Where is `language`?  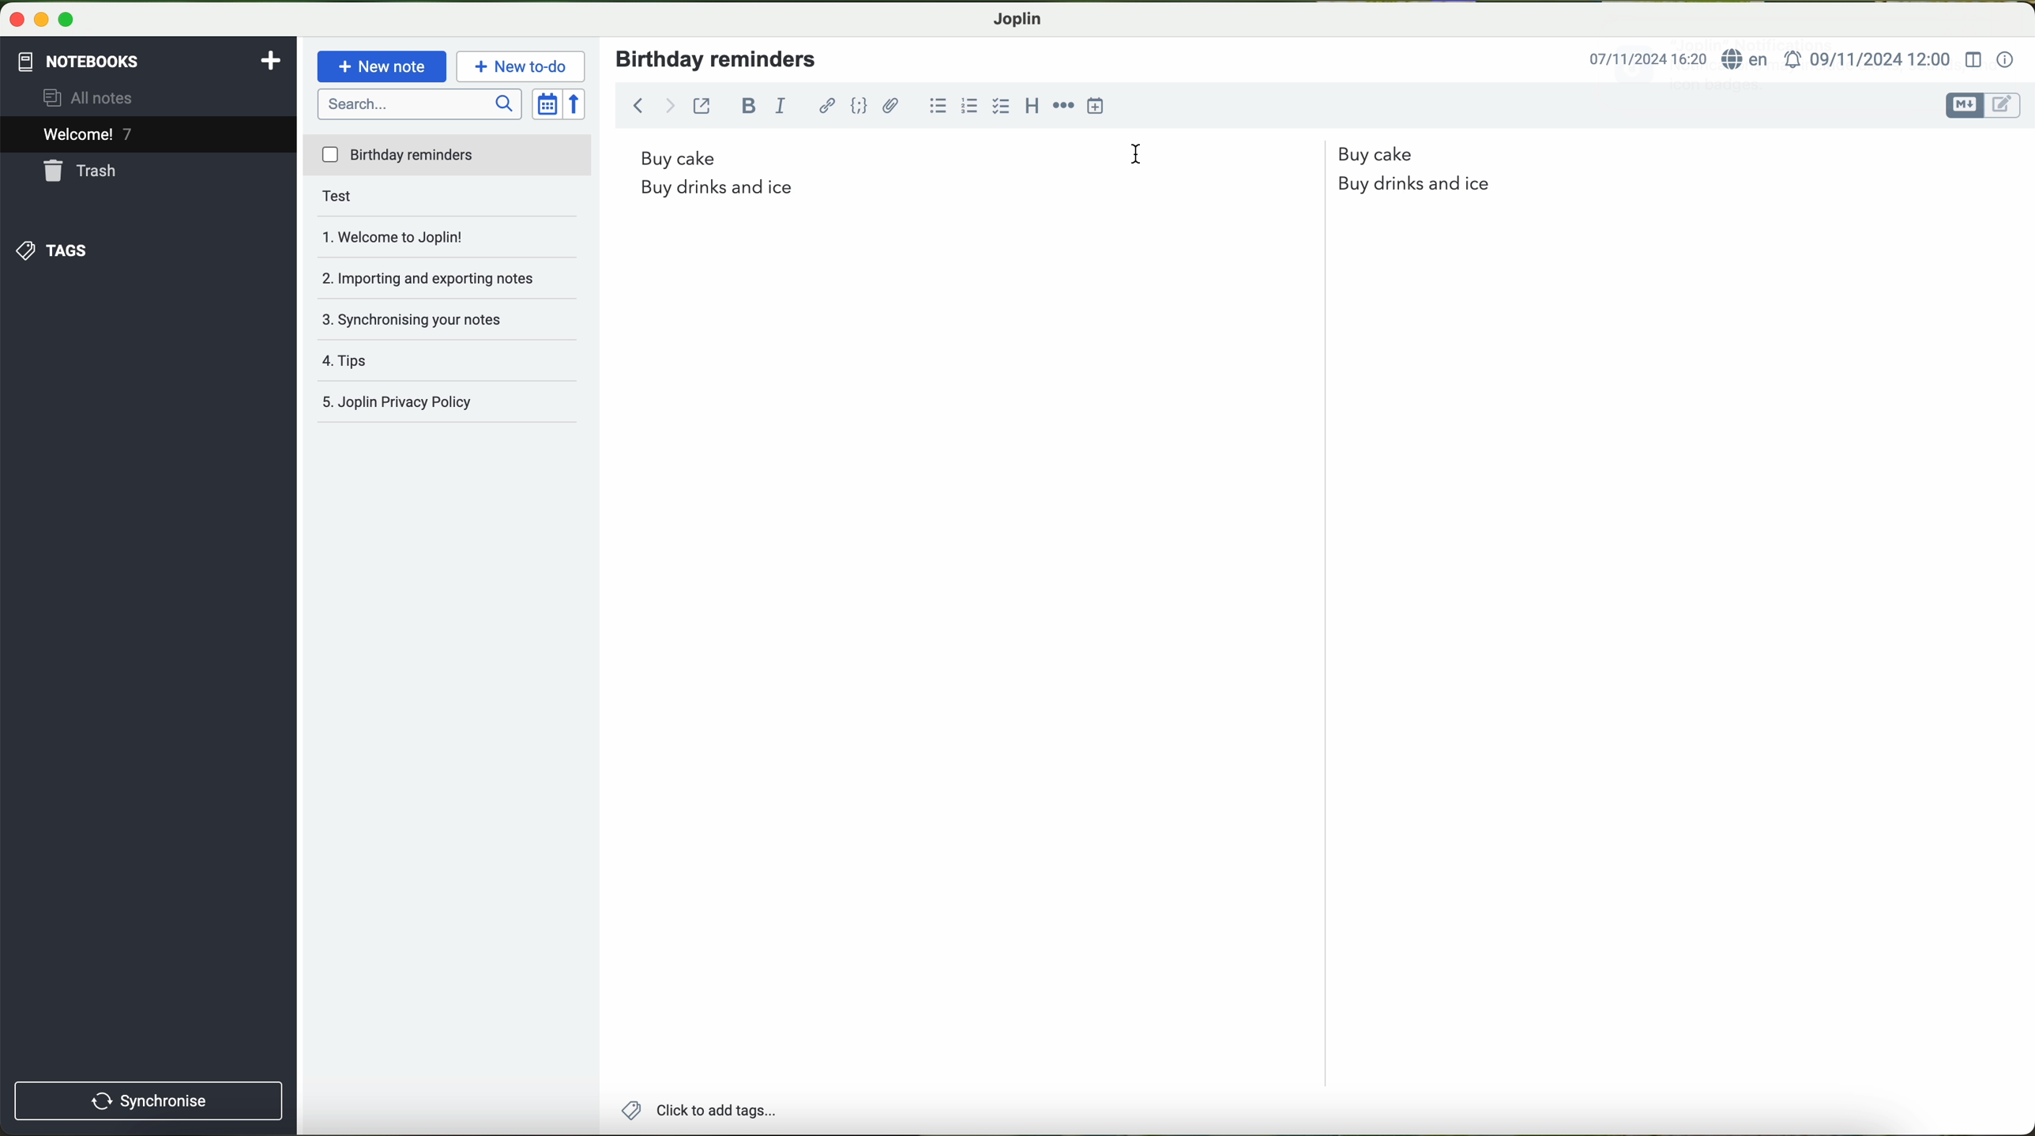 language is located at coordinates (1899, 61).